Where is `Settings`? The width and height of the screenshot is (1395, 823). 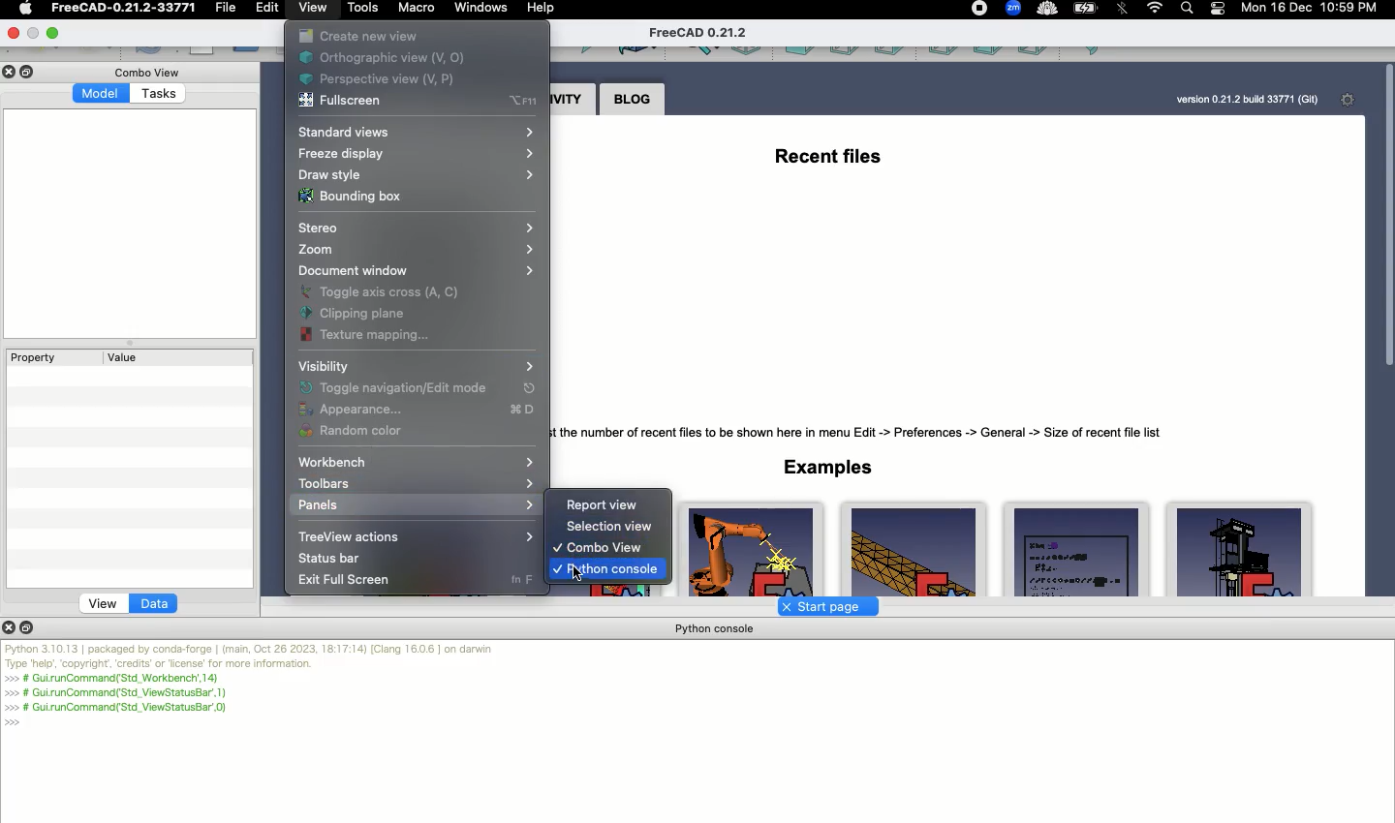 Settings is located at coordinates (1352, 100).